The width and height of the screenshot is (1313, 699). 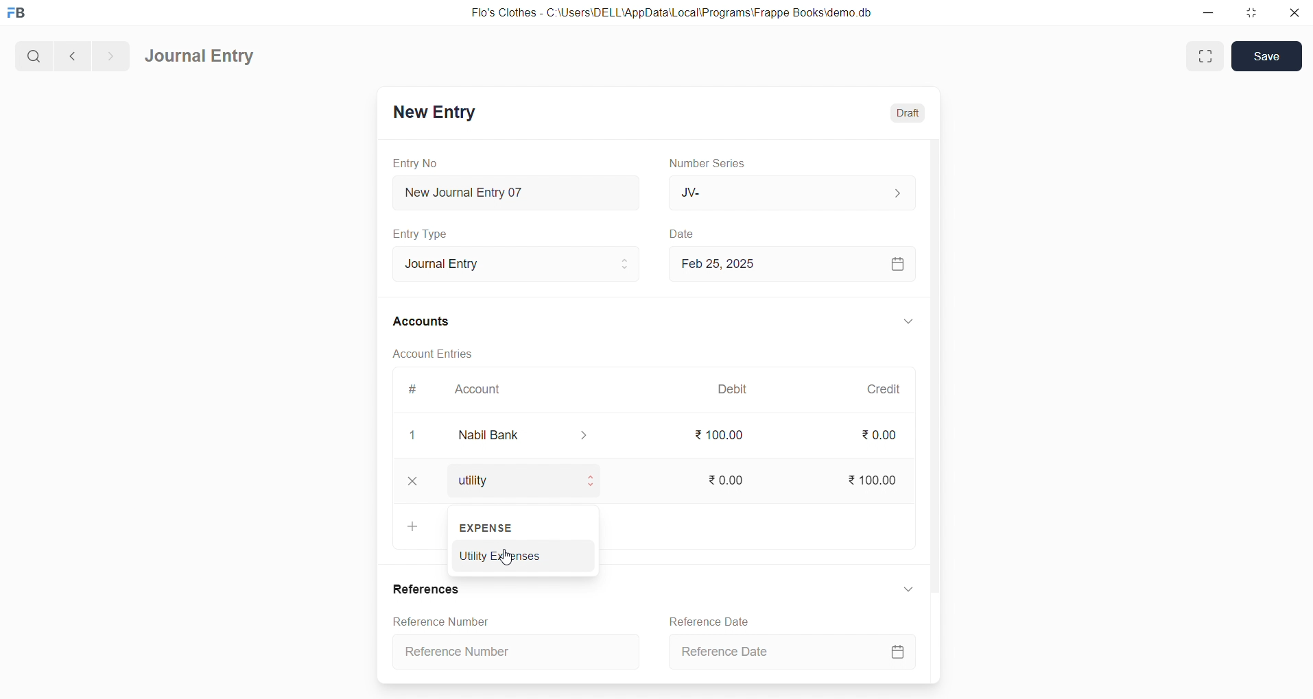 What do you see at coordinates (902, 322) in the screenshot?
I see `expand/collapse` at bounding box center [902, 322].